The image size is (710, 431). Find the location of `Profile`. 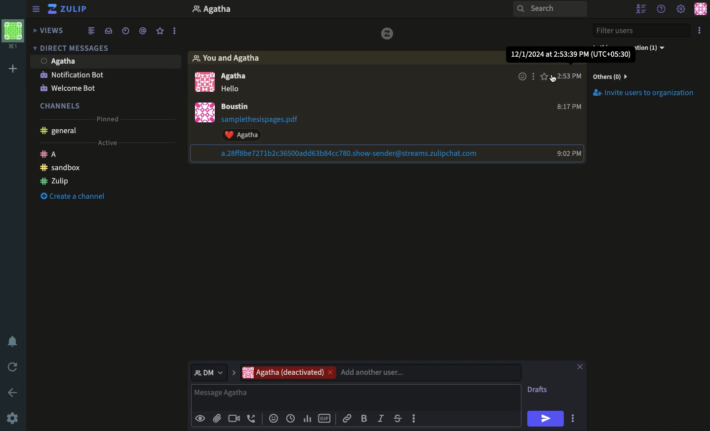

Profile is located at coordinates (203, 113).